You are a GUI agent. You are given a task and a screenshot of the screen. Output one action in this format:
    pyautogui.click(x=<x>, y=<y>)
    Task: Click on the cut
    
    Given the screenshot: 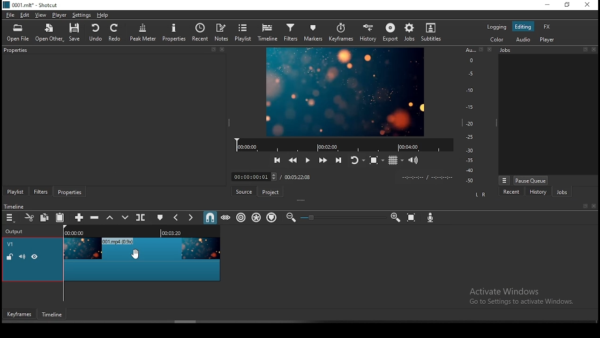 What is the action you would take?
    pyautogui.click(x=28, y=217)
    